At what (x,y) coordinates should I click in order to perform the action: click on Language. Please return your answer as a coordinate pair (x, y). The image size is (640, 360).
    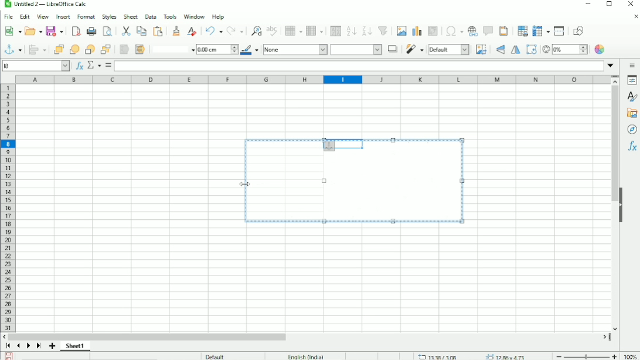
    Looking at the image, I should click on (306, 356).